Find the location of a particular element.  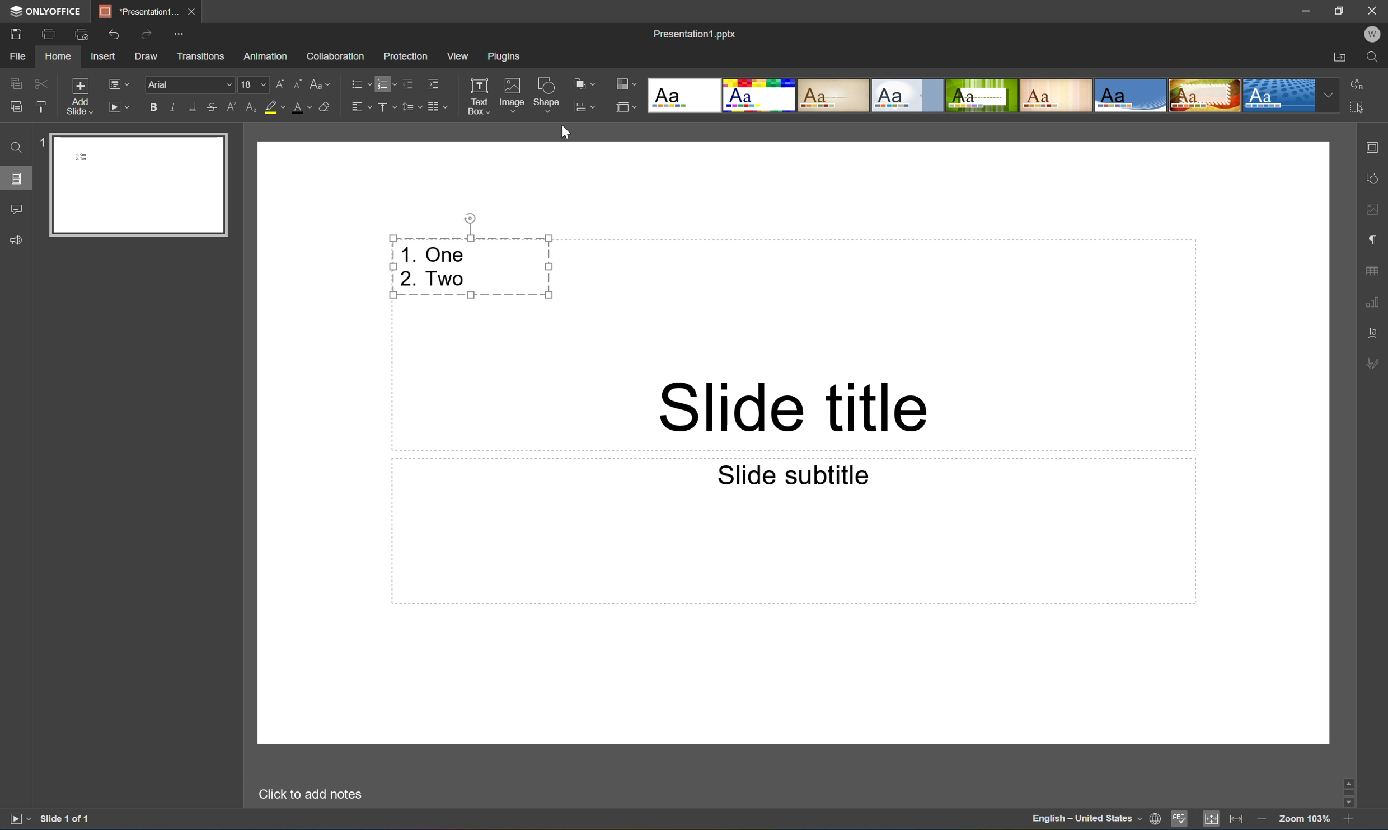

Increment font size is located at coordinates (285, 81).